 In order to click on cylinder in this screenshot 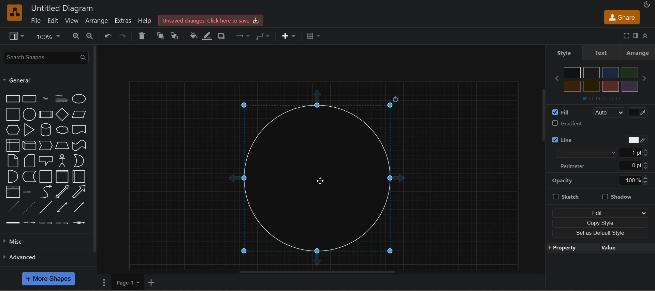, I will do `click(47, 130)`.